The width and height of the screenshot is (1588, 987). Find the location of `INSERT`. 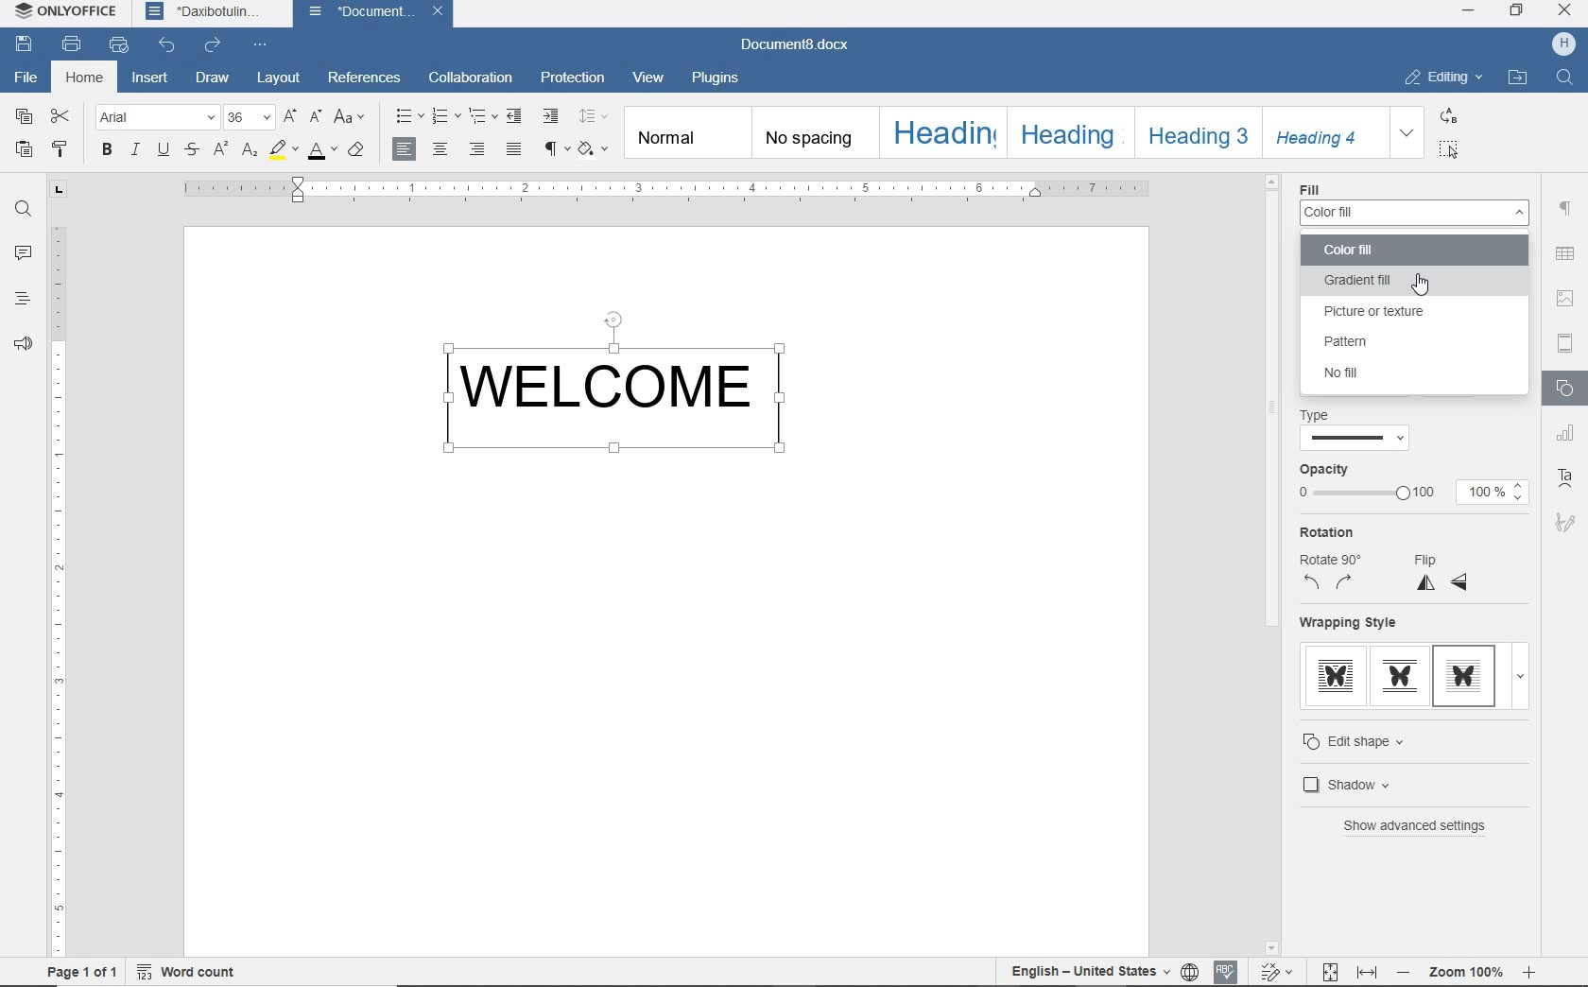

INSERT is located at coordinates (150, 79).